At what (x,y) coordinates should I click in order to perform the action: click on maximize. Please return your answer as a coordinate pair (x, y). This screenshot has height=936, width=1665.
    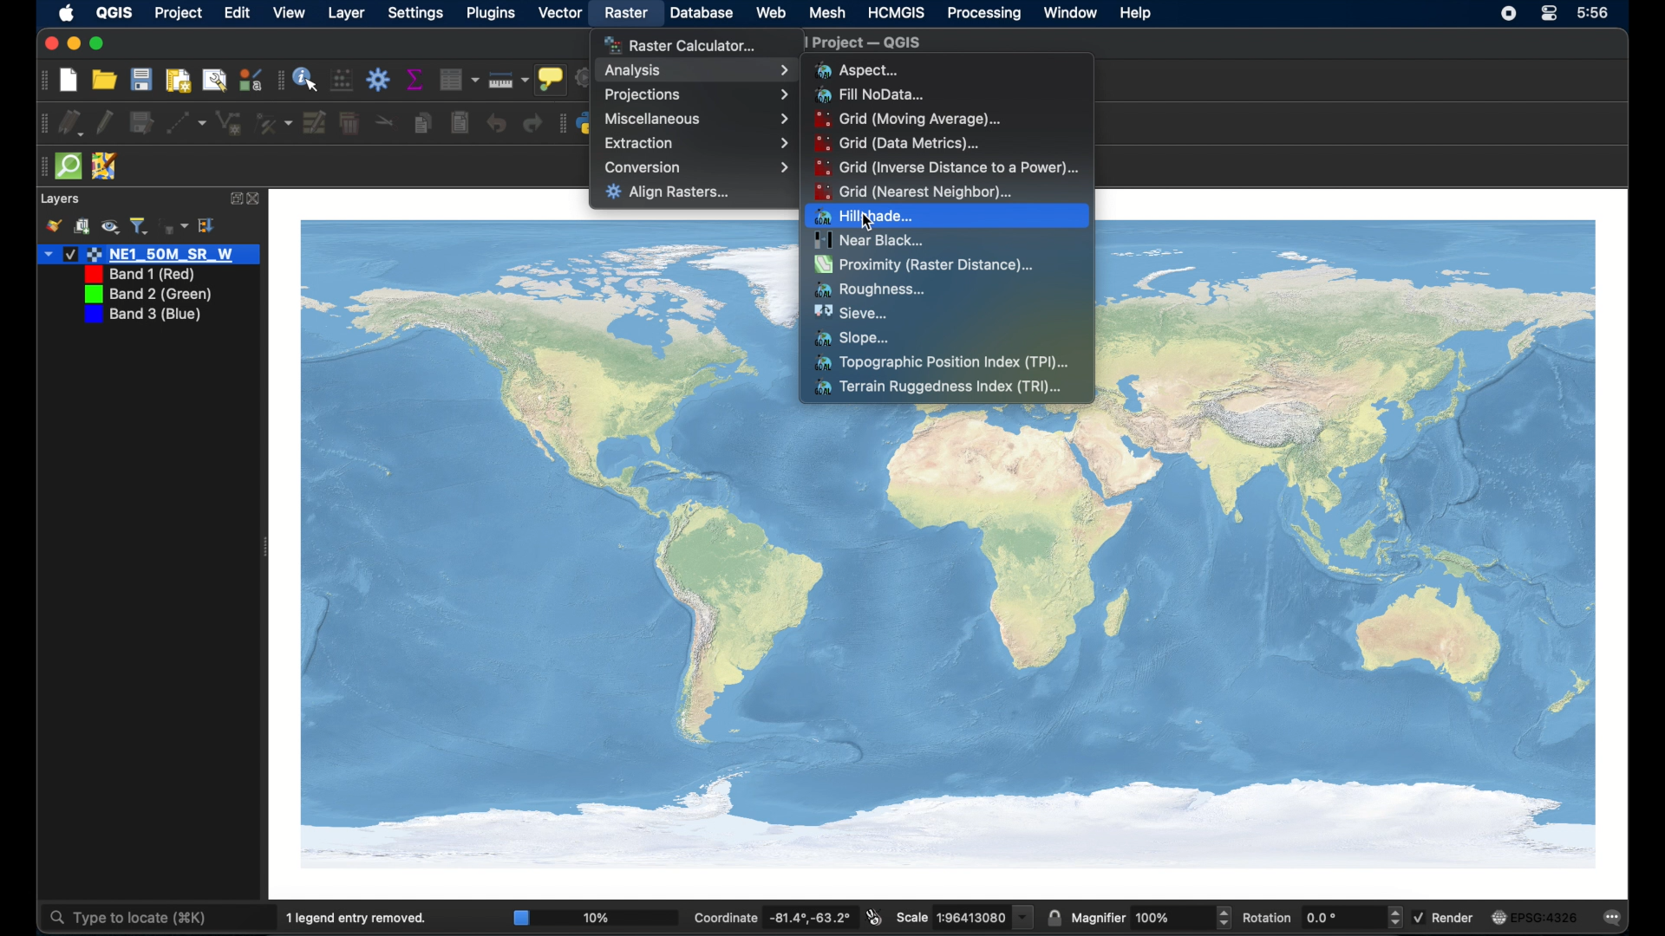
    Looking at the image, I should click on (98, 44).